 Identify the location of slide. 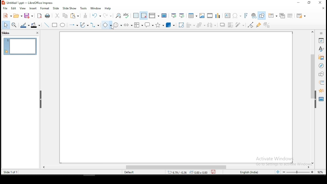
(20, 46).